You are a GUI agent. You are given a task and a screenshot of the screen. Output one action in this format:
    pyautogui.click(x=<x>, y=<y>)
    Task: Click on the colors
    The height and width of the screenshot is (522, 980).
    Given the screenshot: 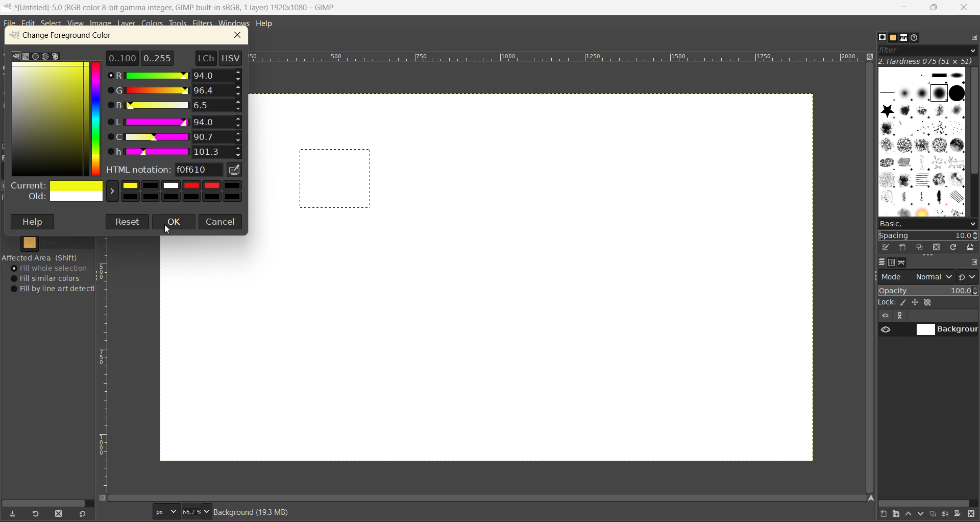 What is the action you would take?
    pyautogui.click(x=154, y=24)
    